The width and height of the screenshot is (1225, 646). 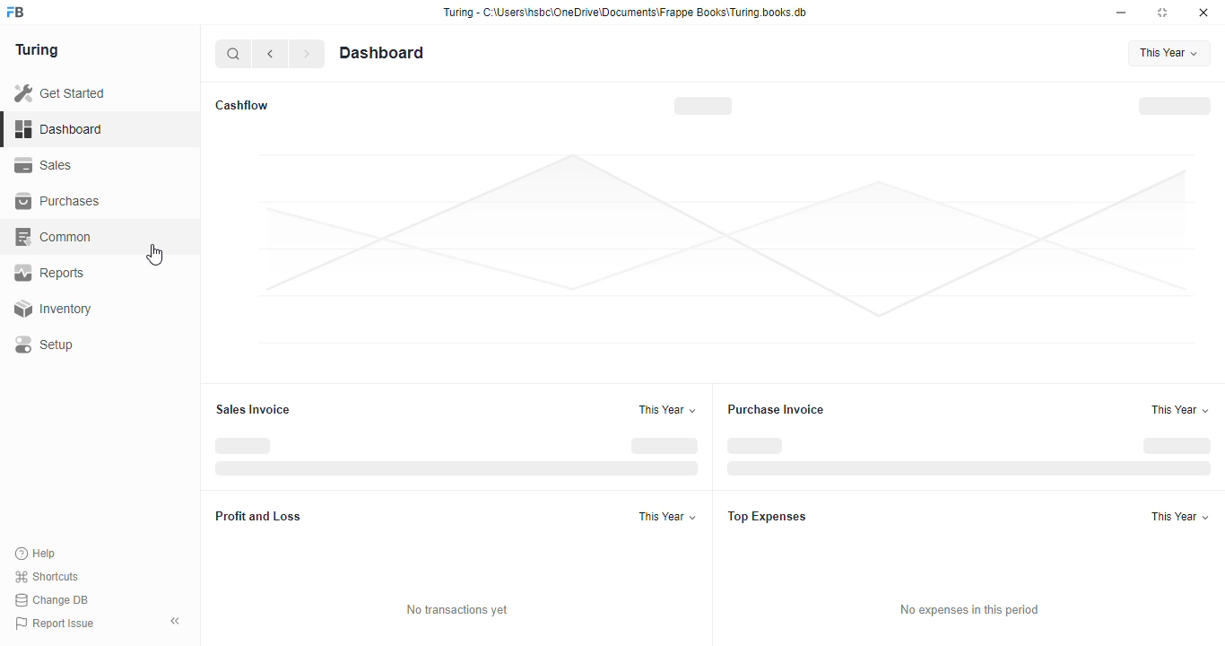 I want to click on turing, so click(x=38, y=51).